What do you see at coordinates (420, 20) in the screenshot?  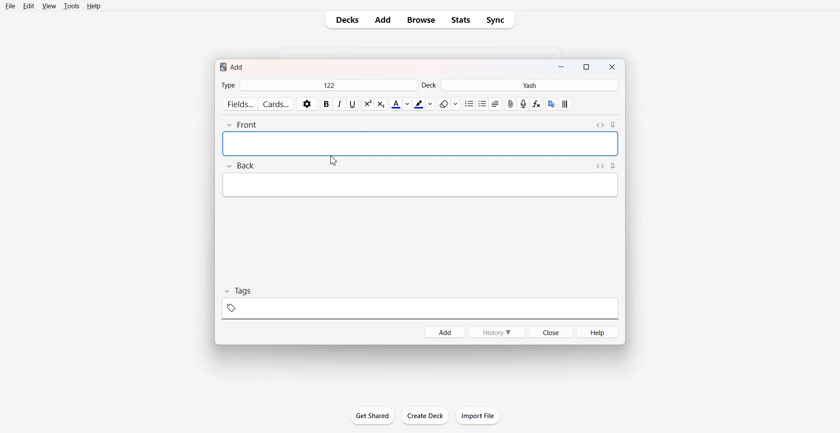 I see `Browse` at bounding box center [420, 20].